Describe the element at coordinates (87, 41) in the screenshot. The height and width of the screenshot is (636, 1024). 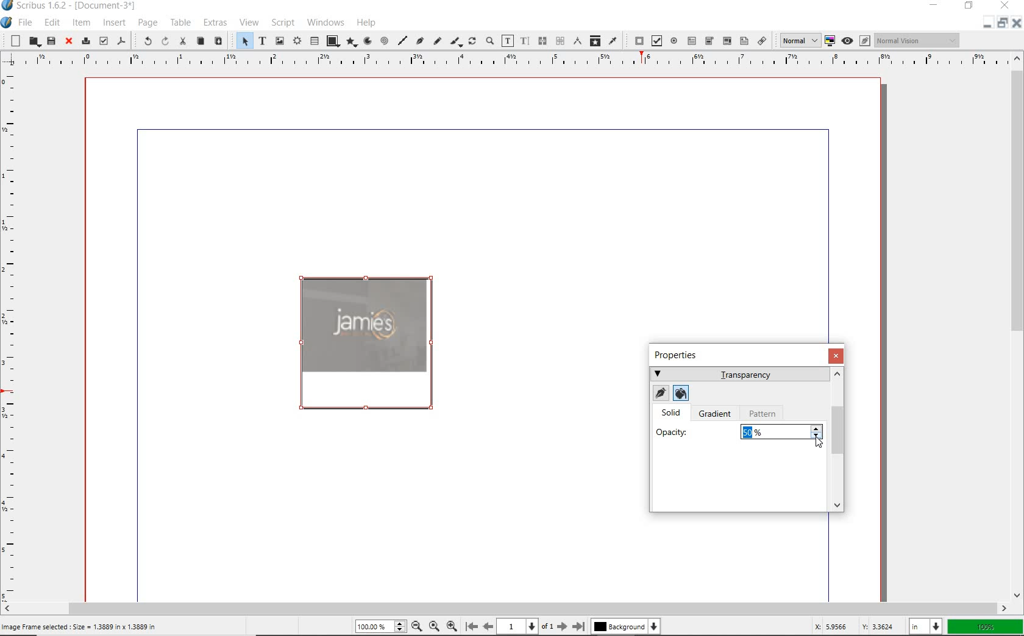
I see `print` at that location.